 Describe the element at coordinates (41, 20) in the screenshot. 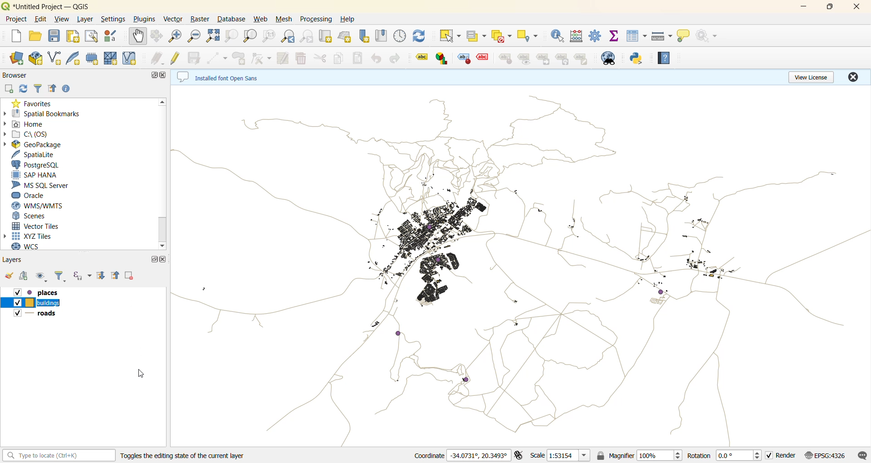

I see `edit` at that location.